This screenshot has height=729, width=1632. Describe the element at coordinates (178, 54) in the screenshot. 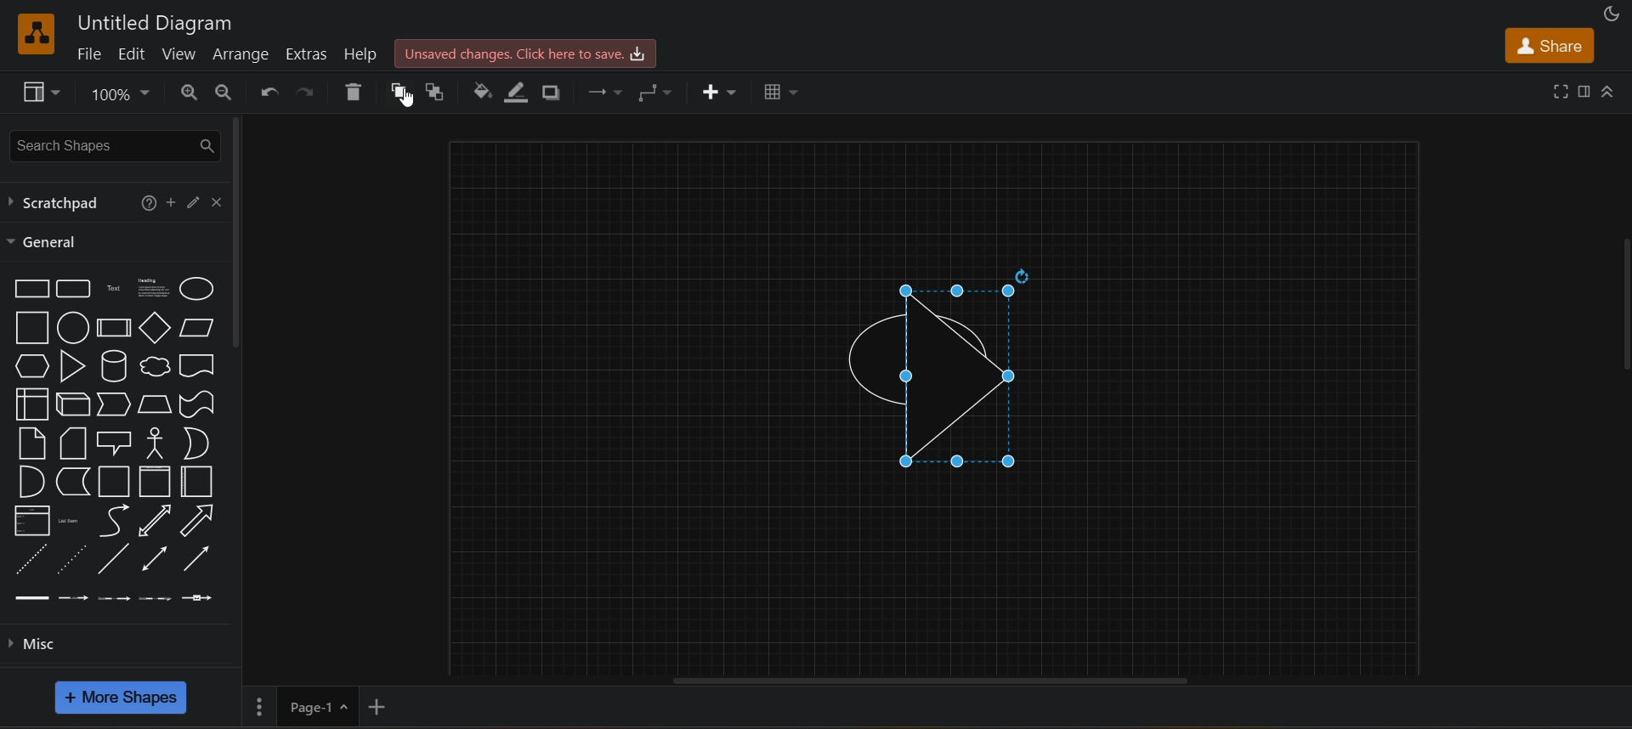

I see `view` at that location.